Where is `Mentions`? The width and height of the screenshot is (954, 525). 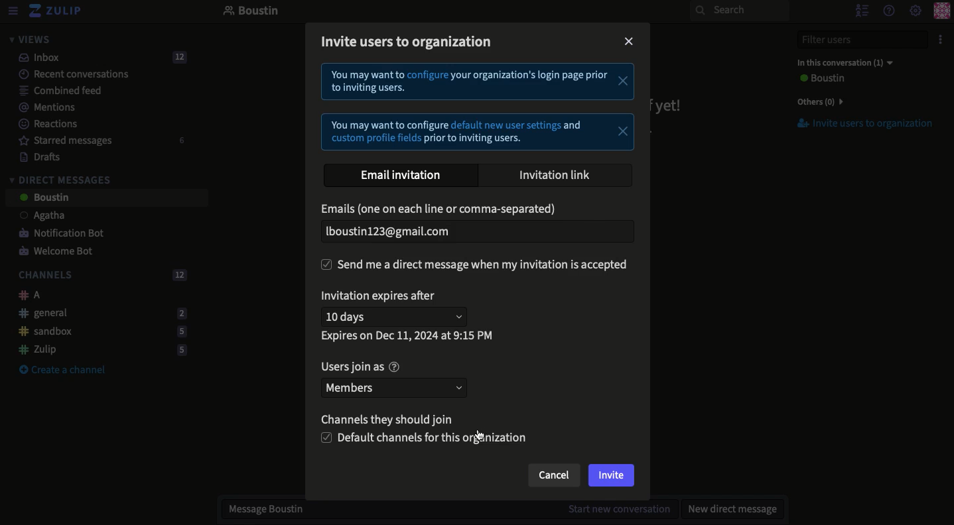 Mentions is located at coordinates (42, 107).